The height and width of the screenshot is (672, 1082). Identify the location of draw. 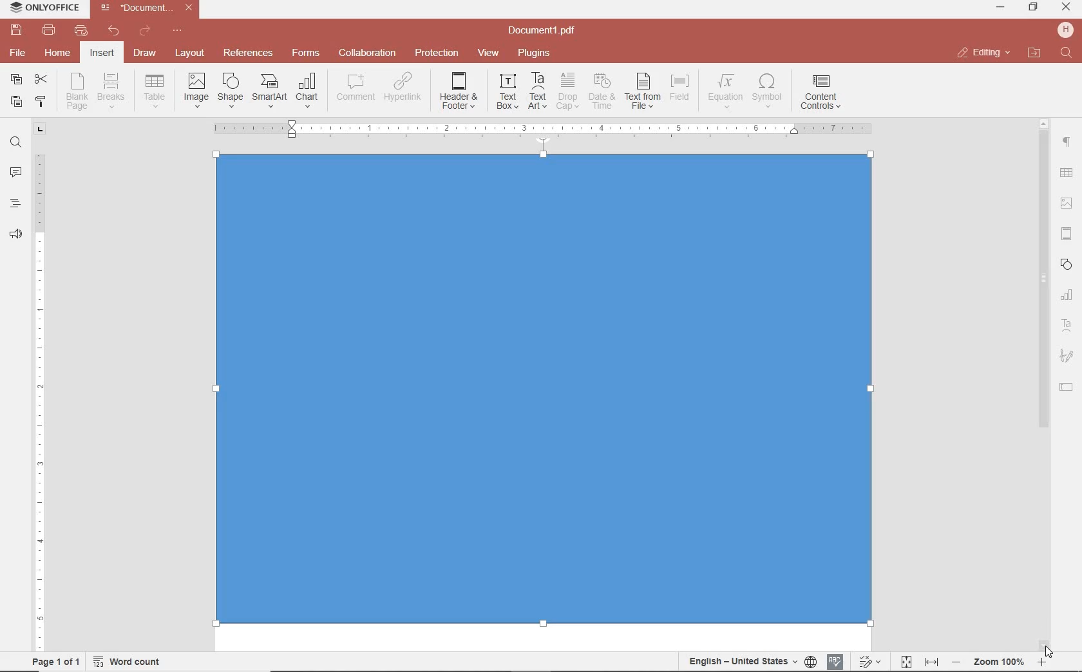
(146, 52).